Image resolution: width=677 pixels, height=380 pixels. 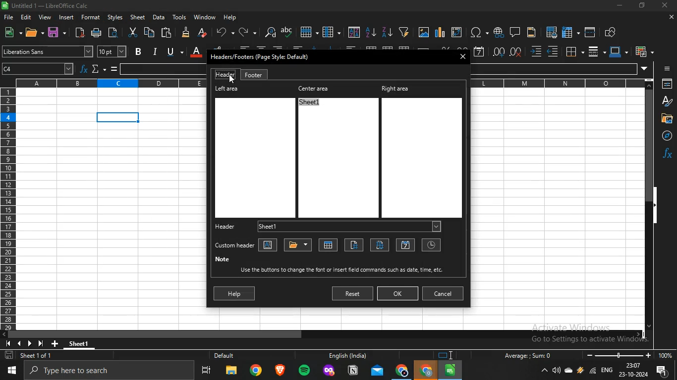 I want to click on volume, so click(x=557, y=371).